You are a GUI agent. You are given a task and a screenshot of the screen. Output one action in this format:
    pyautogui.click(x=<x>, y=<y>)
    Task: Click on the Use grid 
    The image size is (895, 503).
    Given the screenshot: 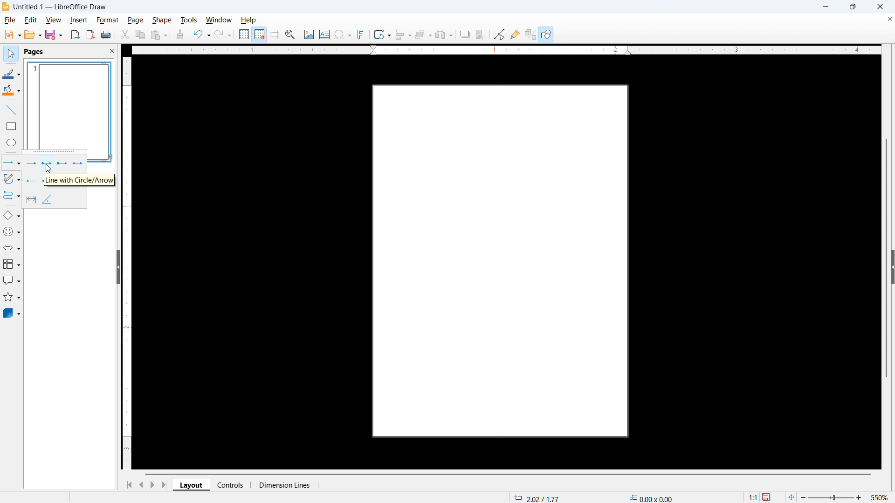 What is the action you would take?
    pyautogui.click(x=244, y=34)
    